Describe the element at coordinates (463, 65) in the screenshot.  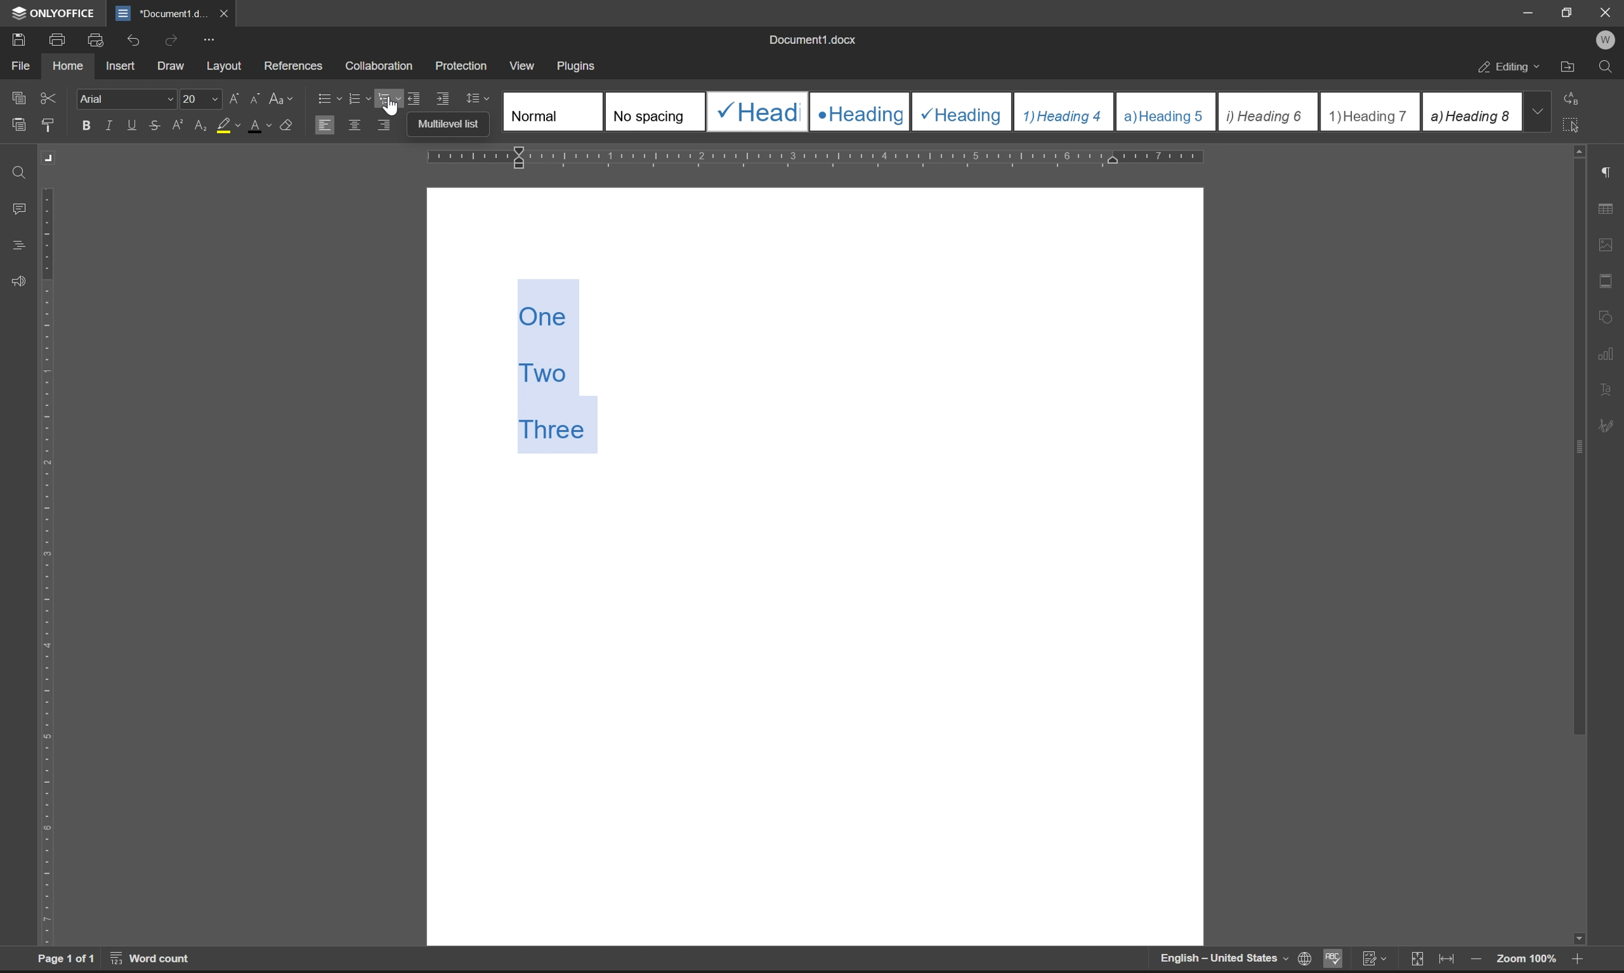
I see `protection` at that location.